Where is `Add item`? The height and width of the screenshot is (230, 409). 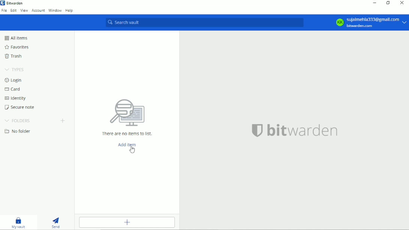 Add item is located at coordinates (126, 144).